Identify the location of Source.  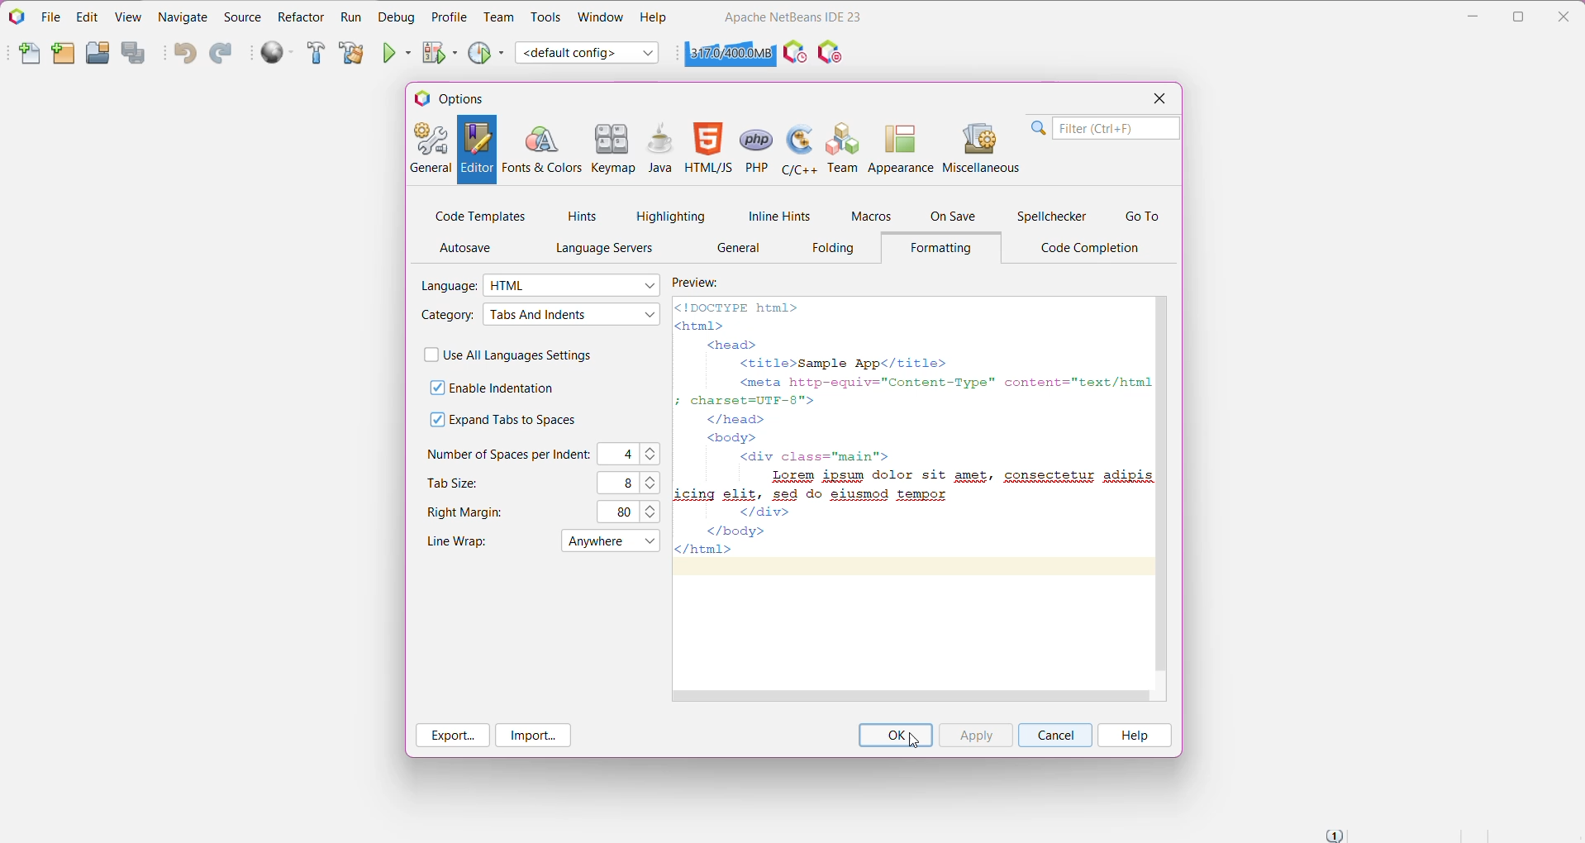
(242, 17).